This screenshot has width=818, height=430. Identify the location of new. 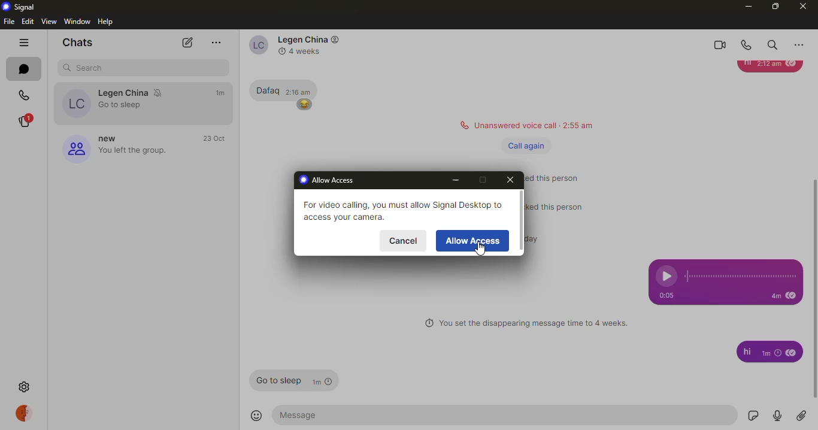
(107, 135).